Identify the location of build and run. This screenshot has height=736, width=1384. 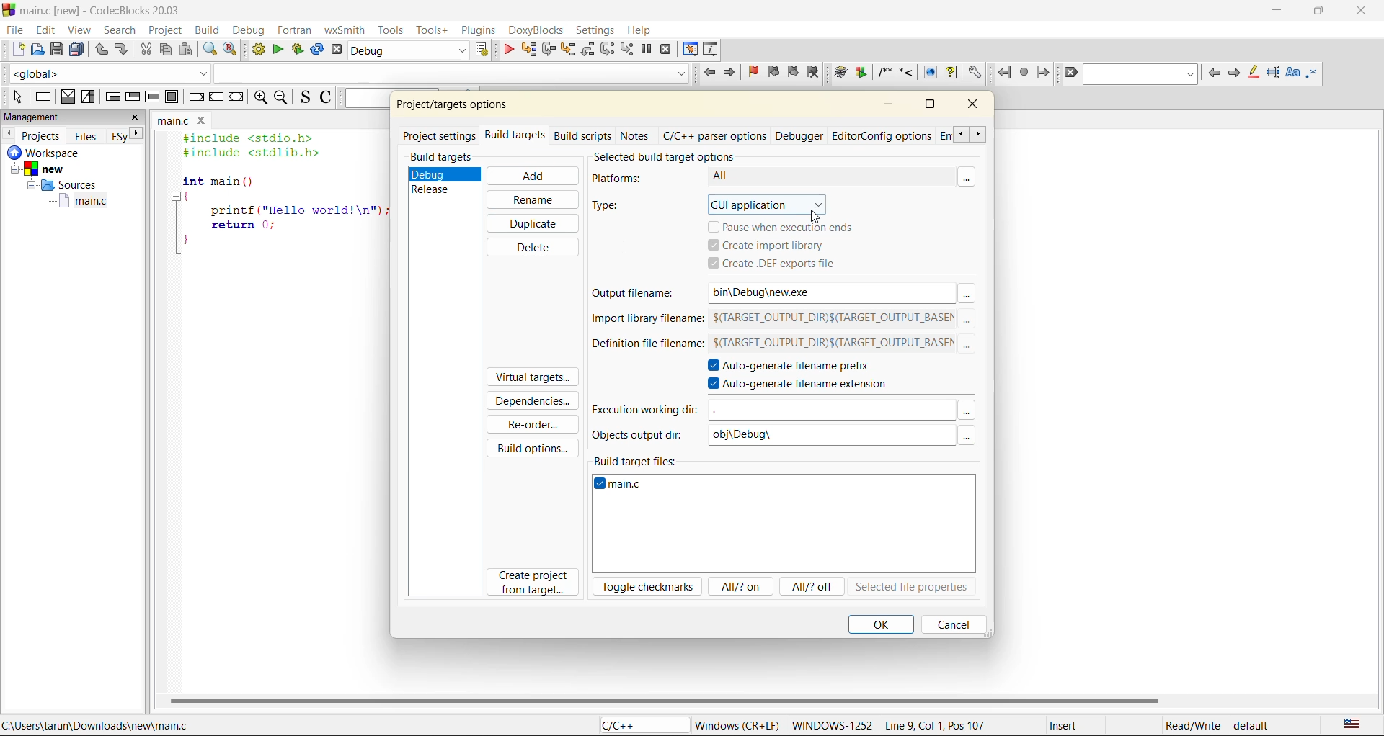
(296, 50).